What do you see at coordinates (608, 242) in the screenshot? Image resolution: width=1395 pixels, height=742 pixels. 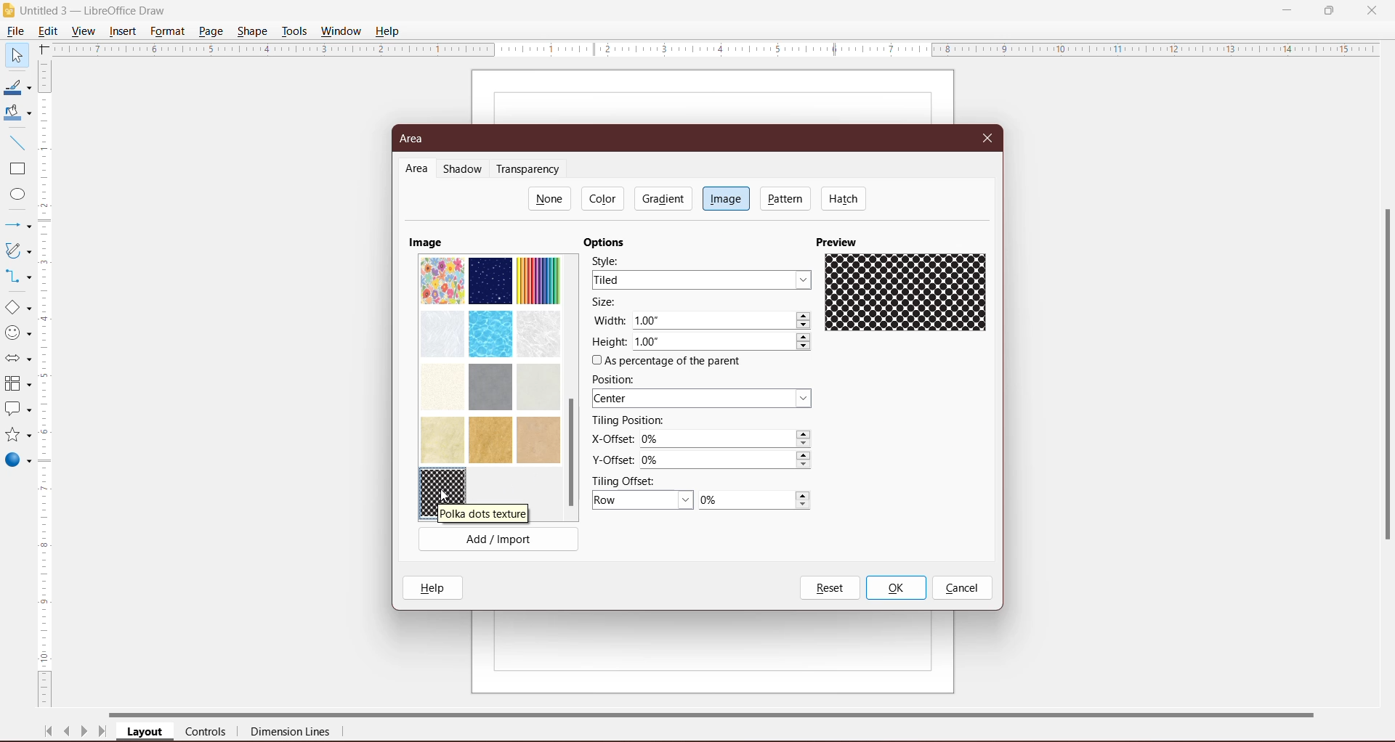 I see `Options` at bounding box center [608, 242].